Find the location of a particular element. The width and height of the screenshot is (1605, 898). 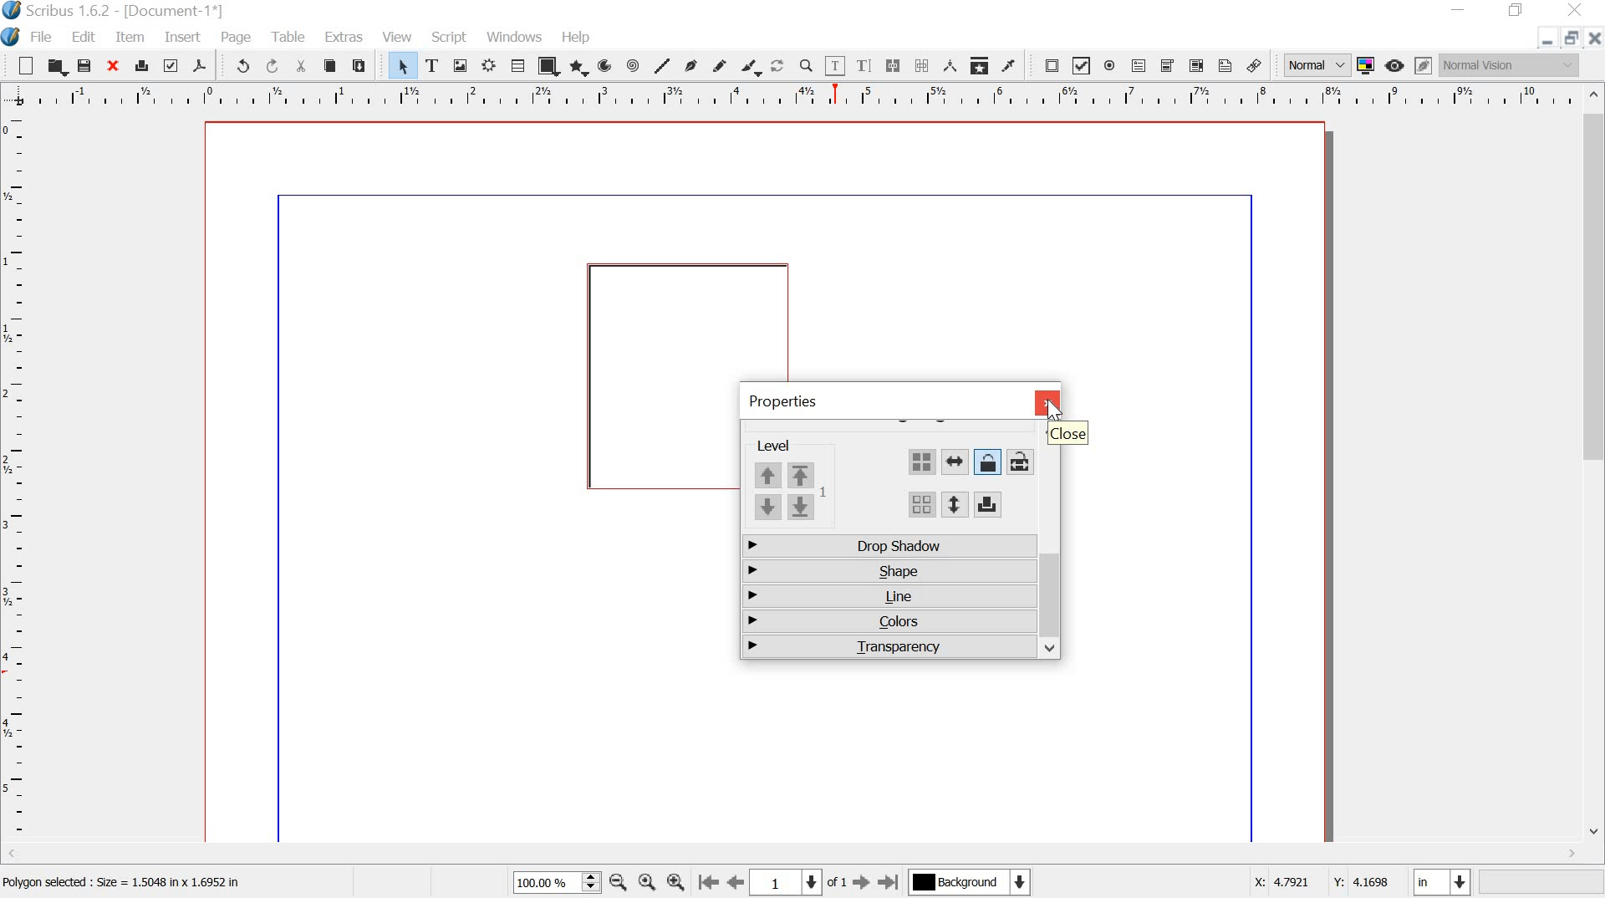

normal vision is located at coordinates (1511, 65).